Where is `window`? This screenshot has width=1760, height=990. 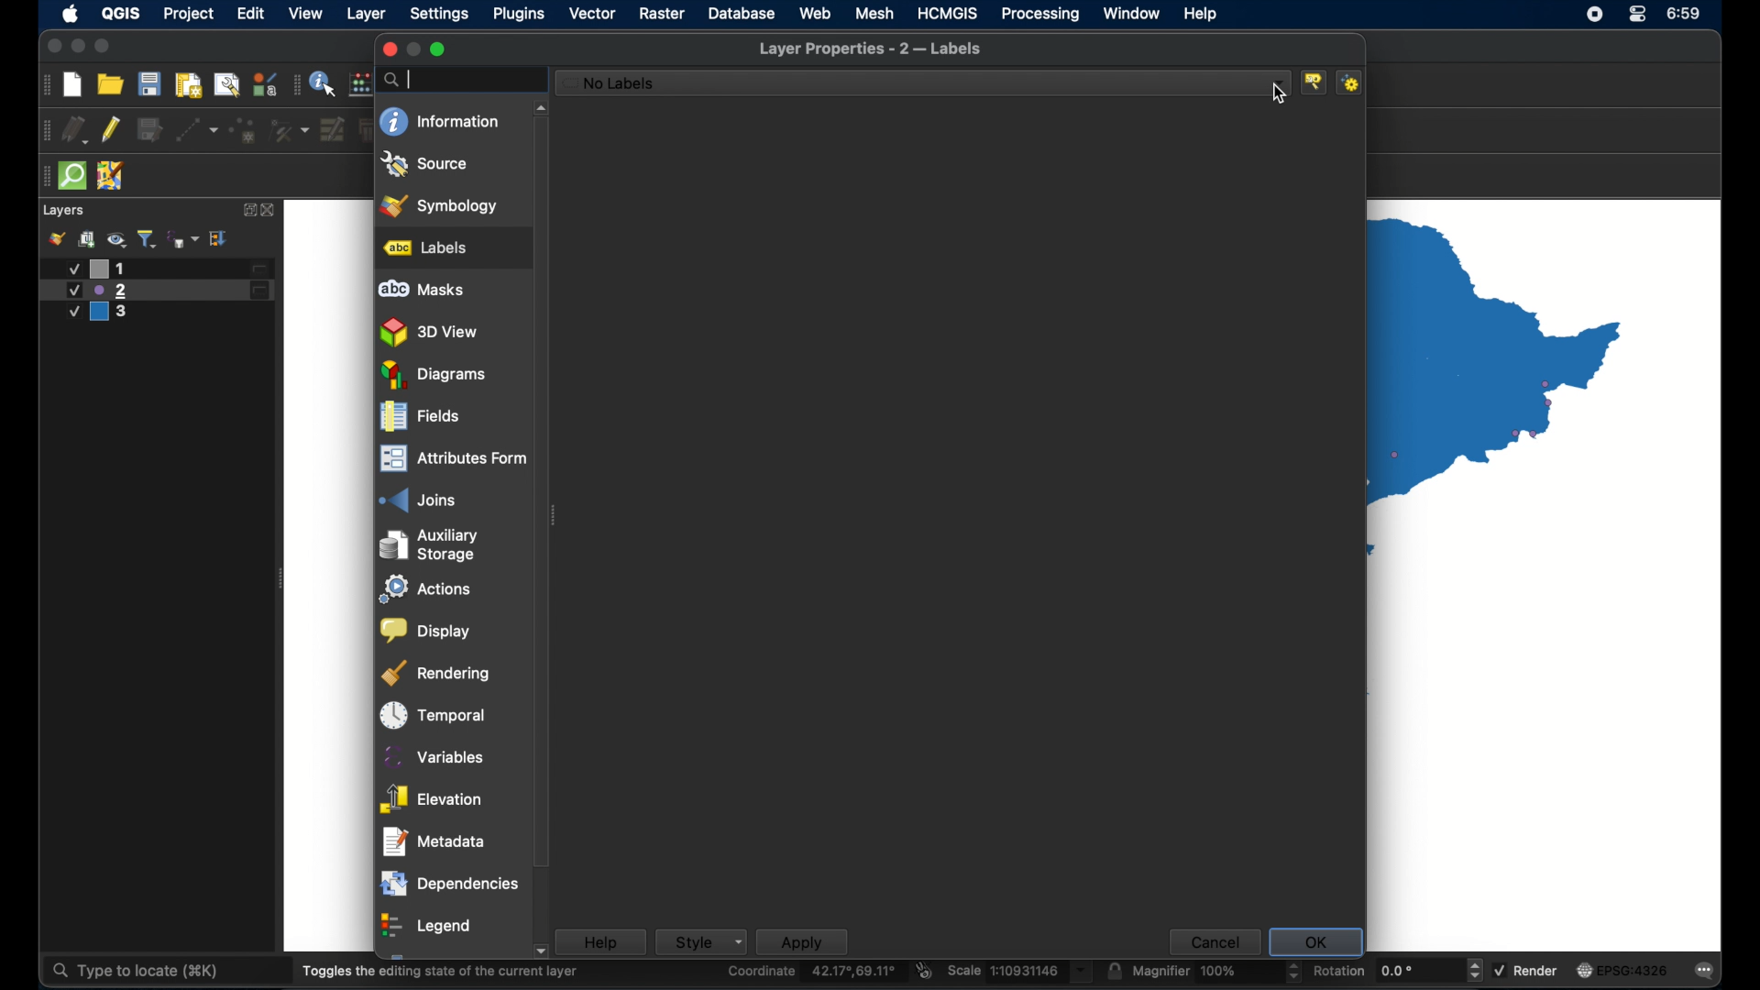 window is located at coordinates (1132, 15).